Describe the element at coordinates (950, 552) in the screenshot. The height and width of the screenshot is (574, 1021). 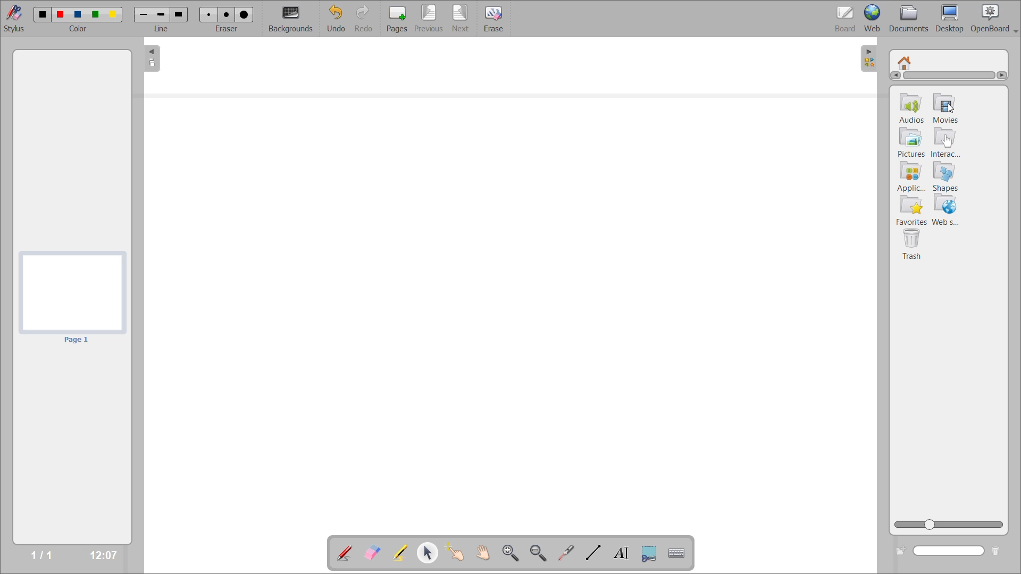
I see `name box` at that location.